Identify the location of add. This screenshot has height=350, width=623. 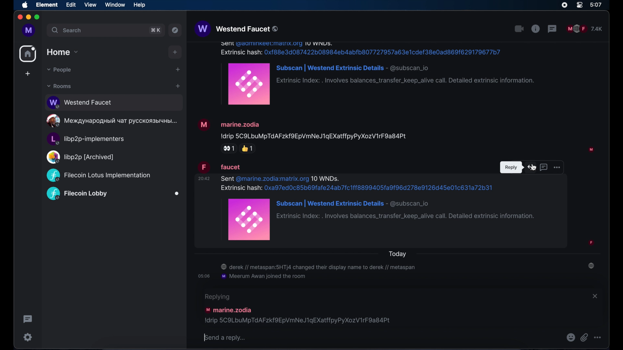
(175, 52).